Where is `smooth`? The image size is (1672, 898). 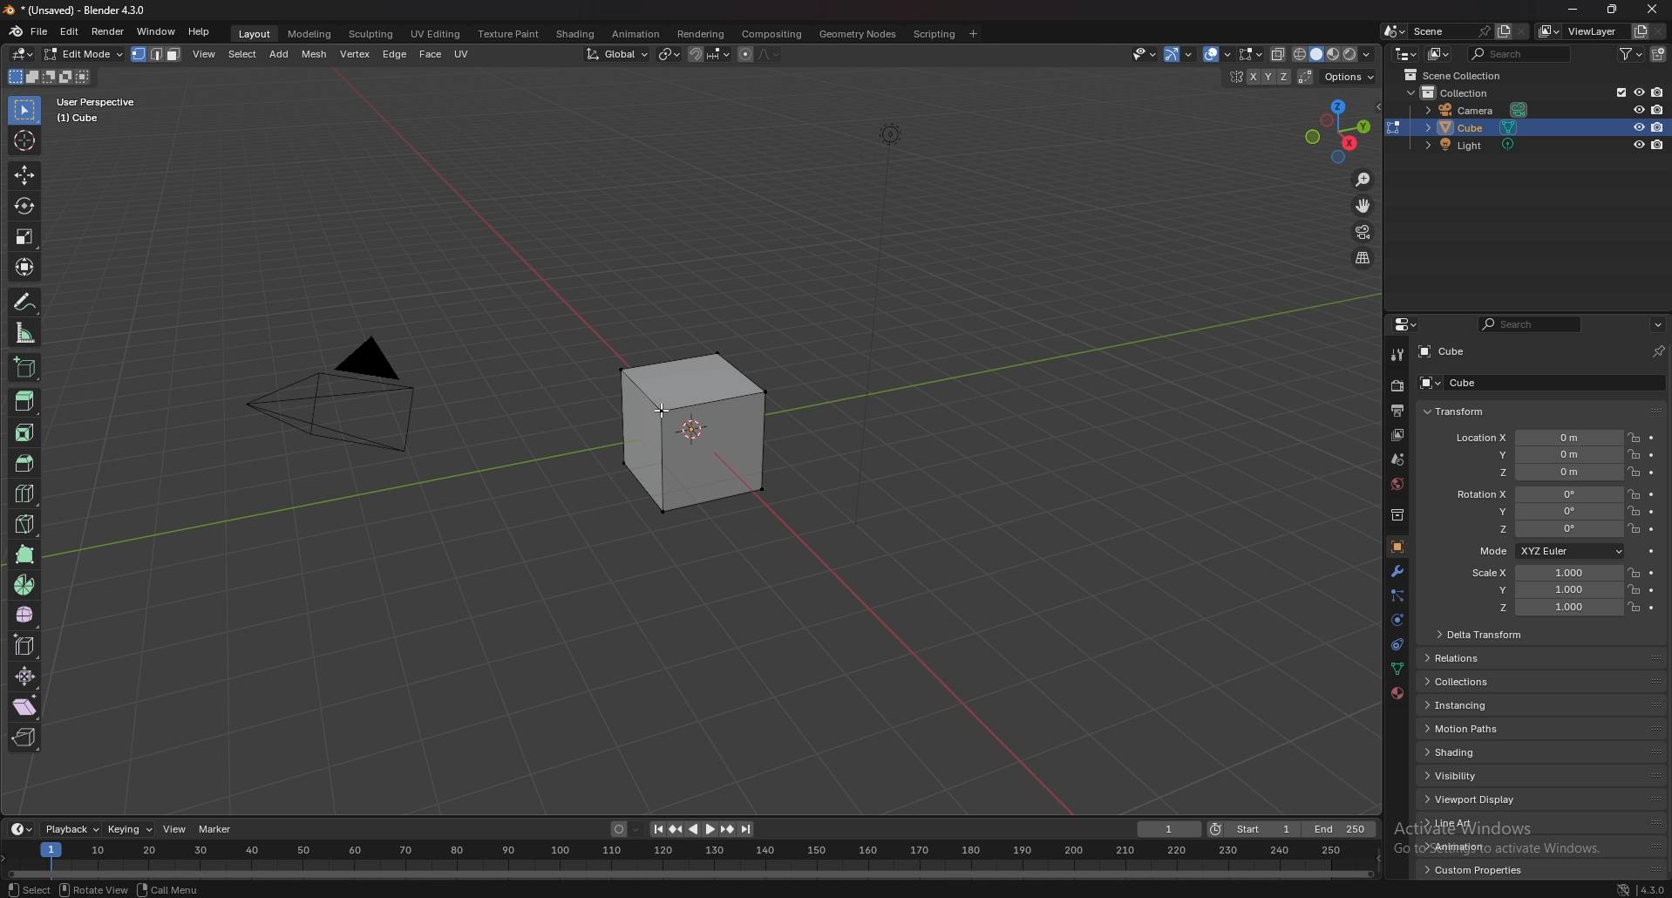 smooth is located at coordinates (24, 616).